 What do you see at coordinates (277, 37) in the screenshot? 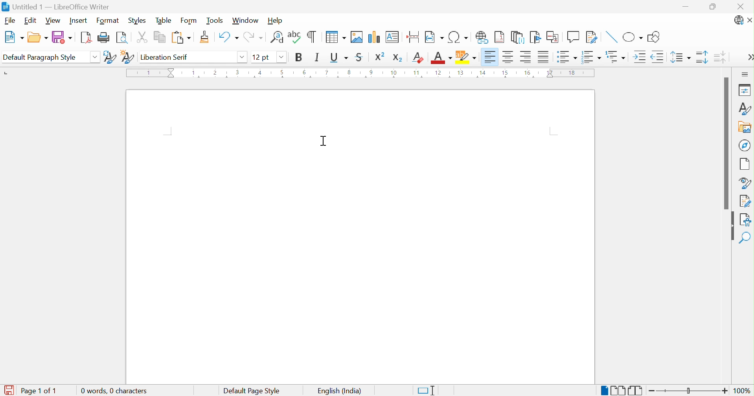
I see `Find and replace` at bounding box center [277, 37].